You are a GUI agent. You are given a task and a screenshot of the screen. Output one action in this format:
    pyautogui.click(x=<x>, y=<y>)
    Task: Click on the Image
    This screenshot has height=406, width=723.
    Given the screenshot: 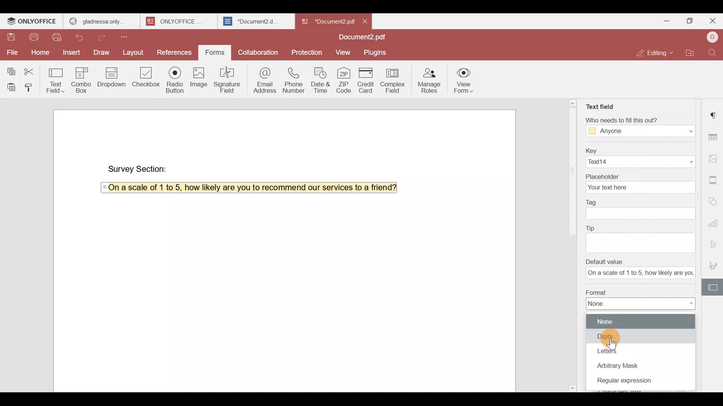 What is the action you would take?
    pyautogui.click(x=198, y=79)
    